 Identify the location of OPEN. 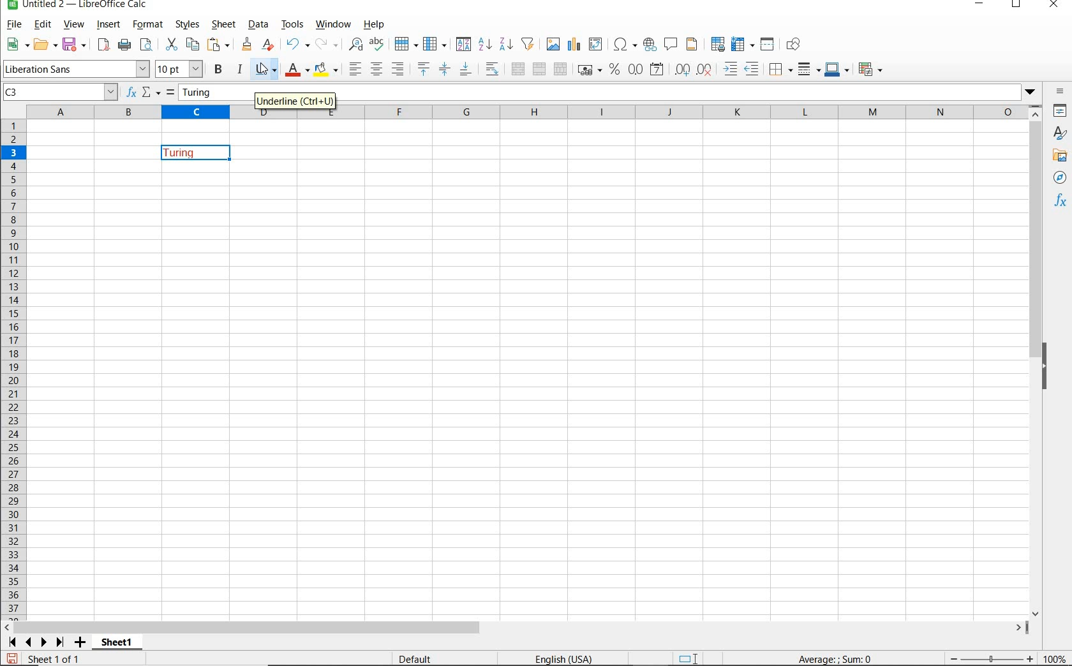
(44, 43).